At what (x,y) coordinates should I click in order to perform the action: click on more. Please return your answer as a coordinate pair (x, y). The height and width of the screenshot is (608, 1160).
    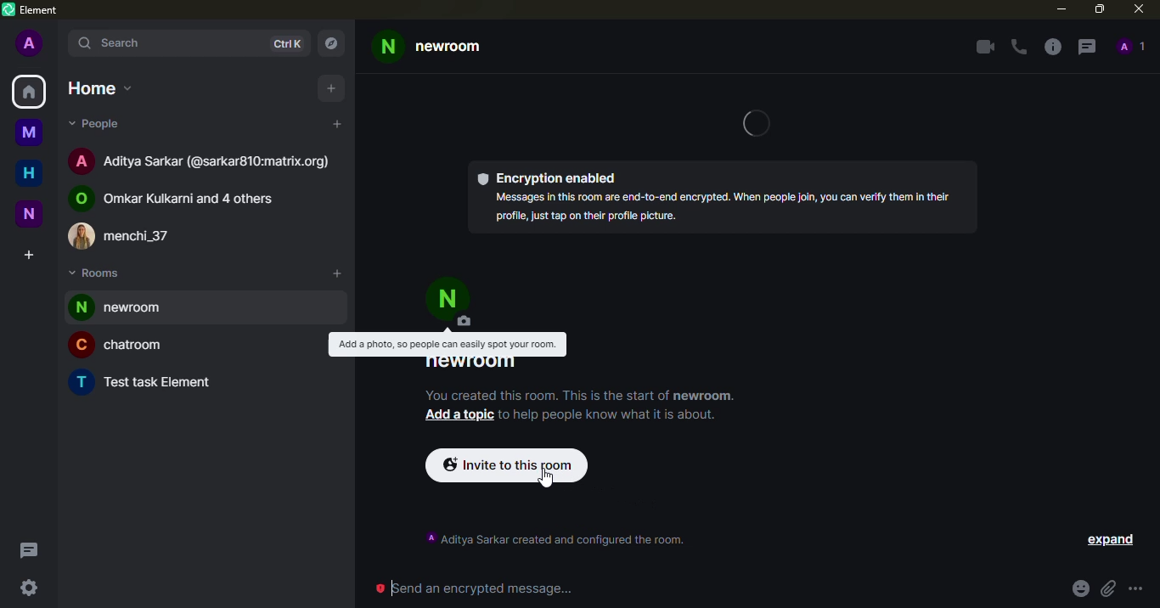
    Looking at the image, I should click on (1140, 590).